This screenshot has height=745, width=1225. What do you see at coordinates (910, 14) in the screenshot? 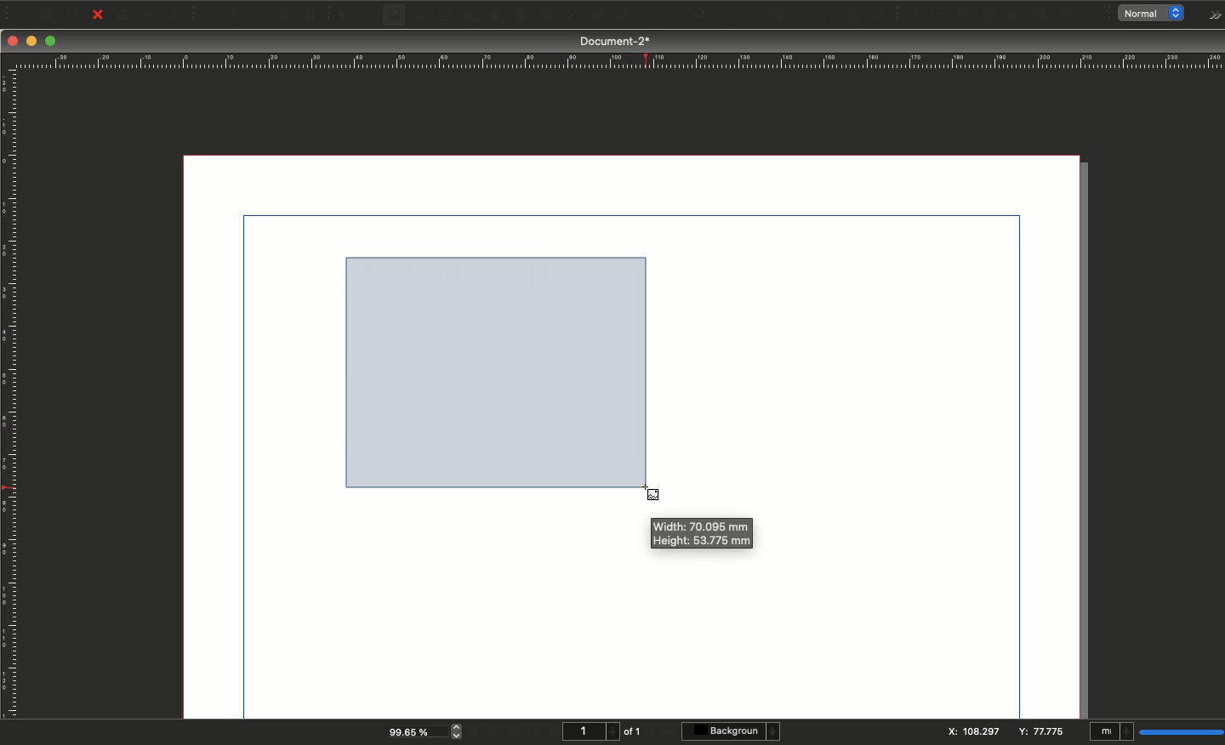
I see `PDF push button` at bounding box center [910, 14].